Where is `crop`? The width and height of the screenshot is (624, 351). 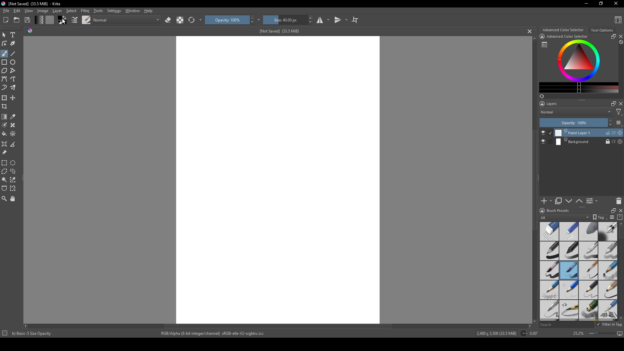
crop is located at coordinates (6, 106).